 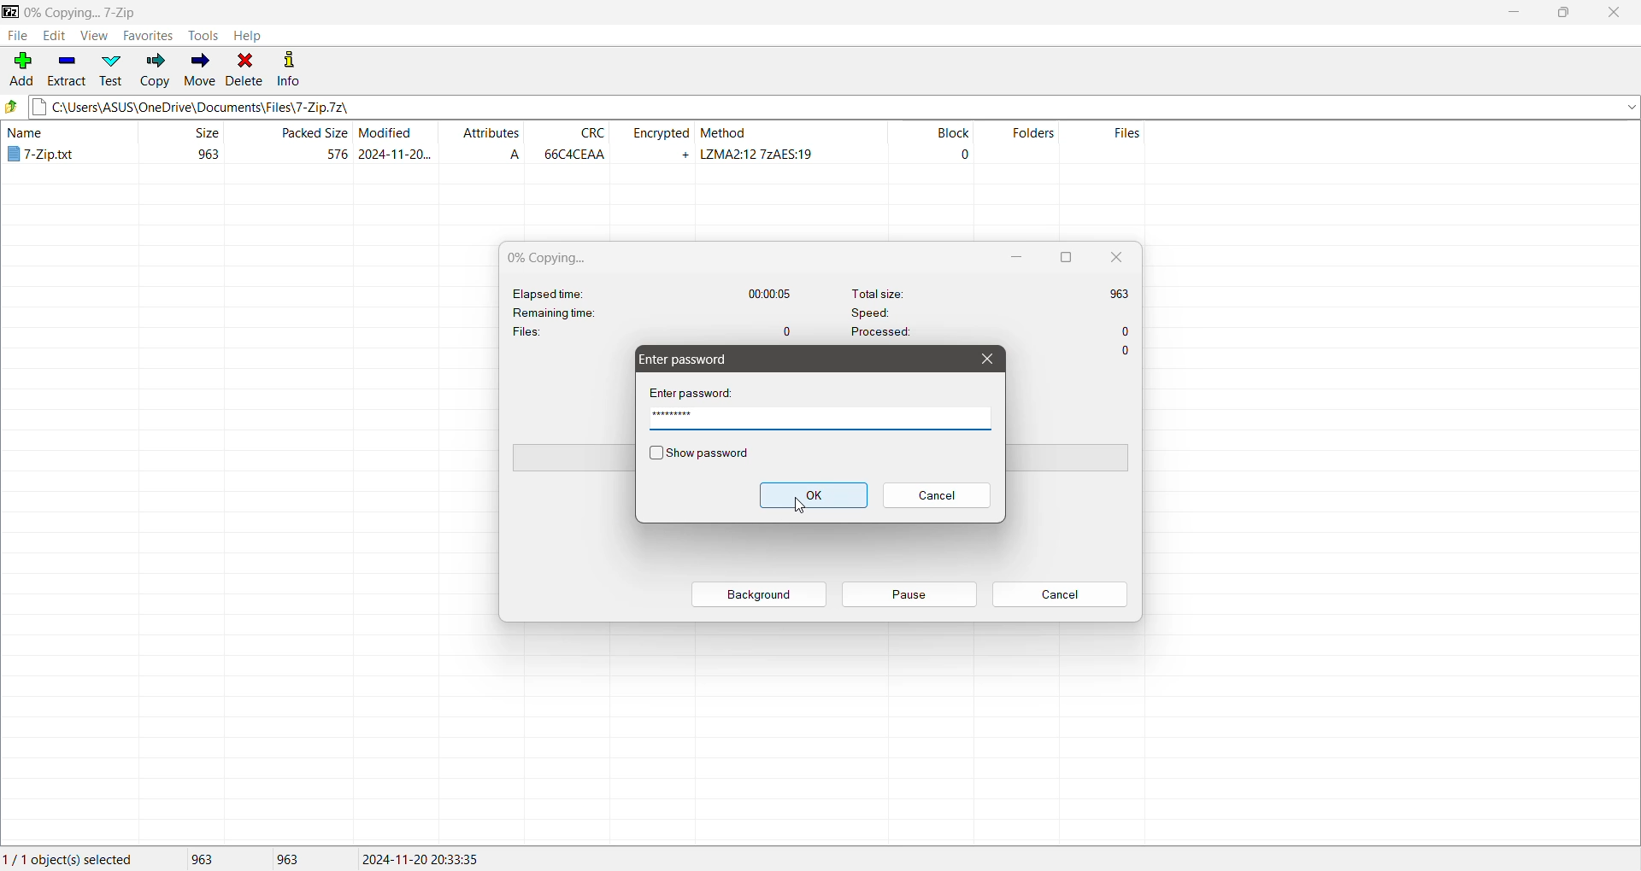 I want to click on Test, so click(x=110, y=70).